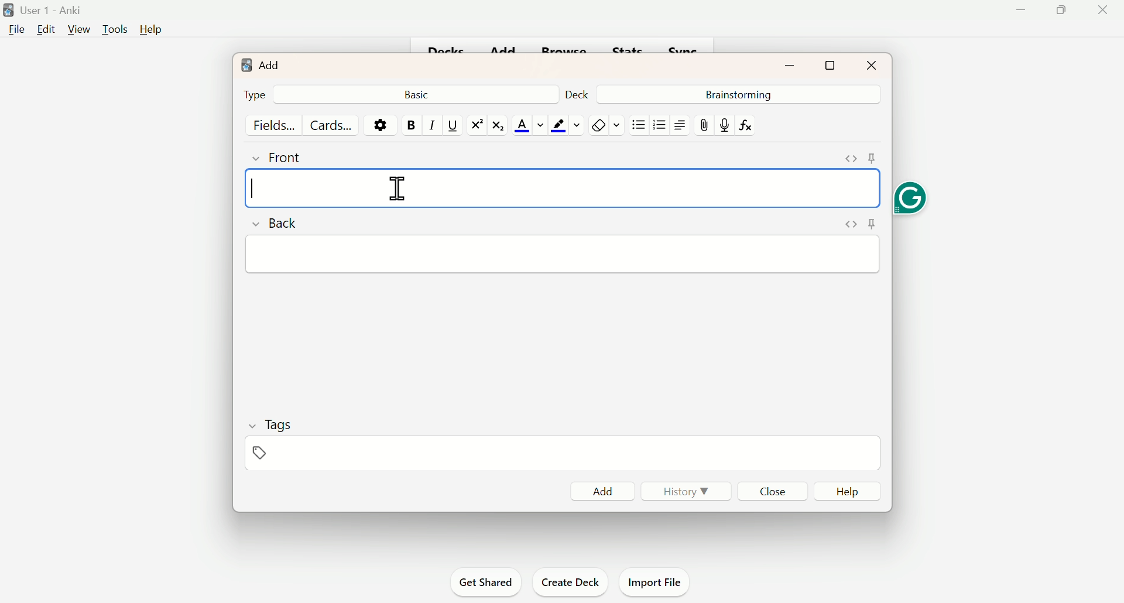 The width and height of the screenshot is (1124, 603). I want to click on Import File, so click(656, 580).